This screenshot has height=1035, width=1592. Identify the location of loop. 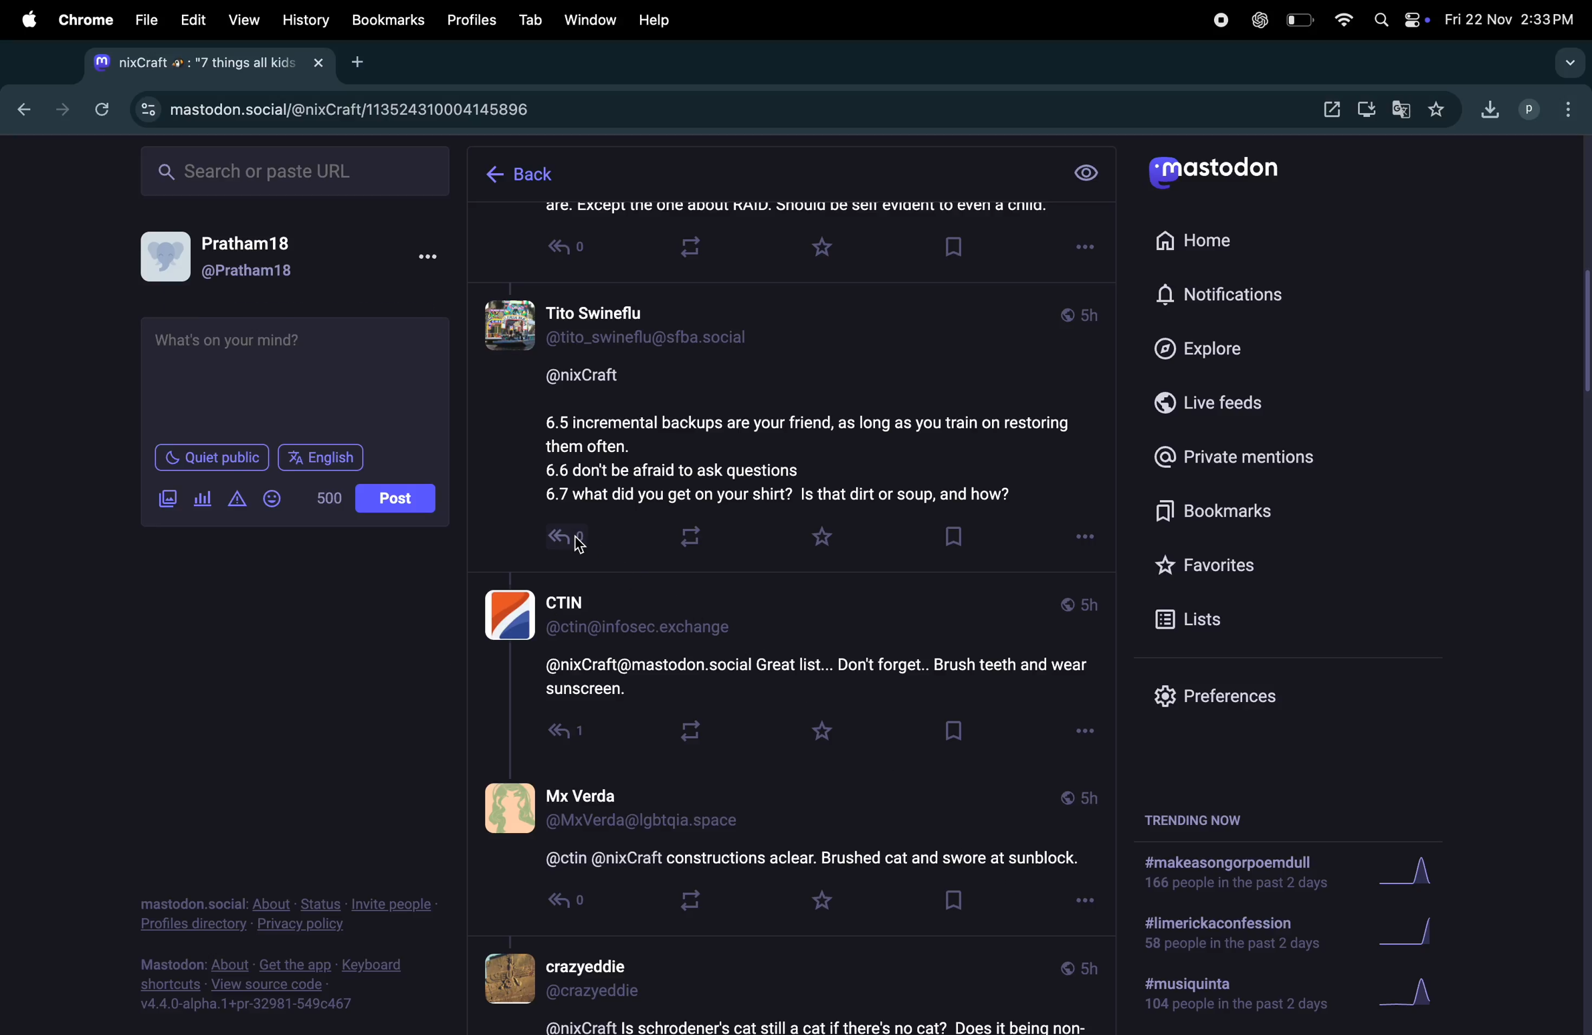
(689, 533).